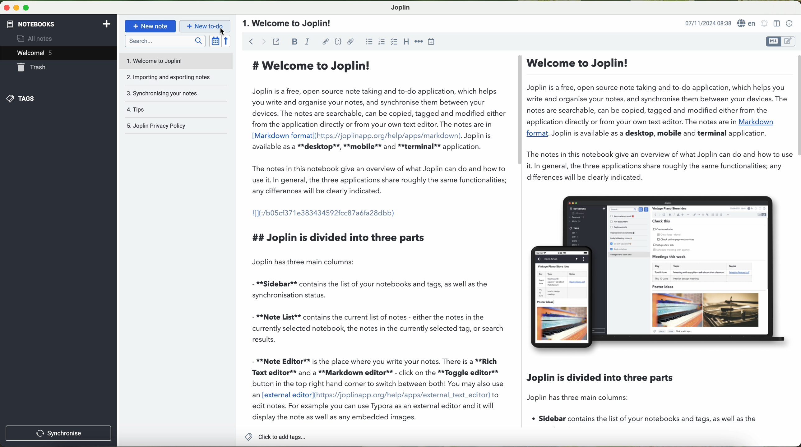 This screenshot has height=447, width=801. Describe the element at coordinates (407, 41) in the screenshot. I see `heading` at that location.